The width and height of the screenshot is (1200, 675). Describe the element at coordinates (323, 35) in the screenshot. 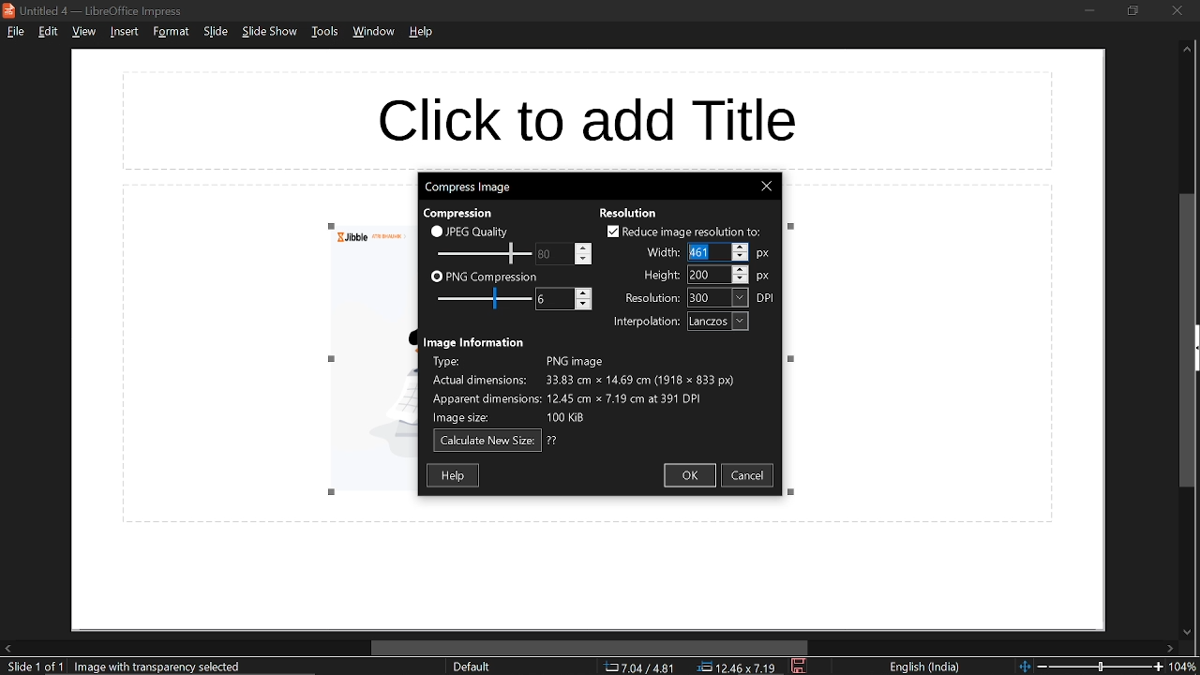

I see `tools` at that location.